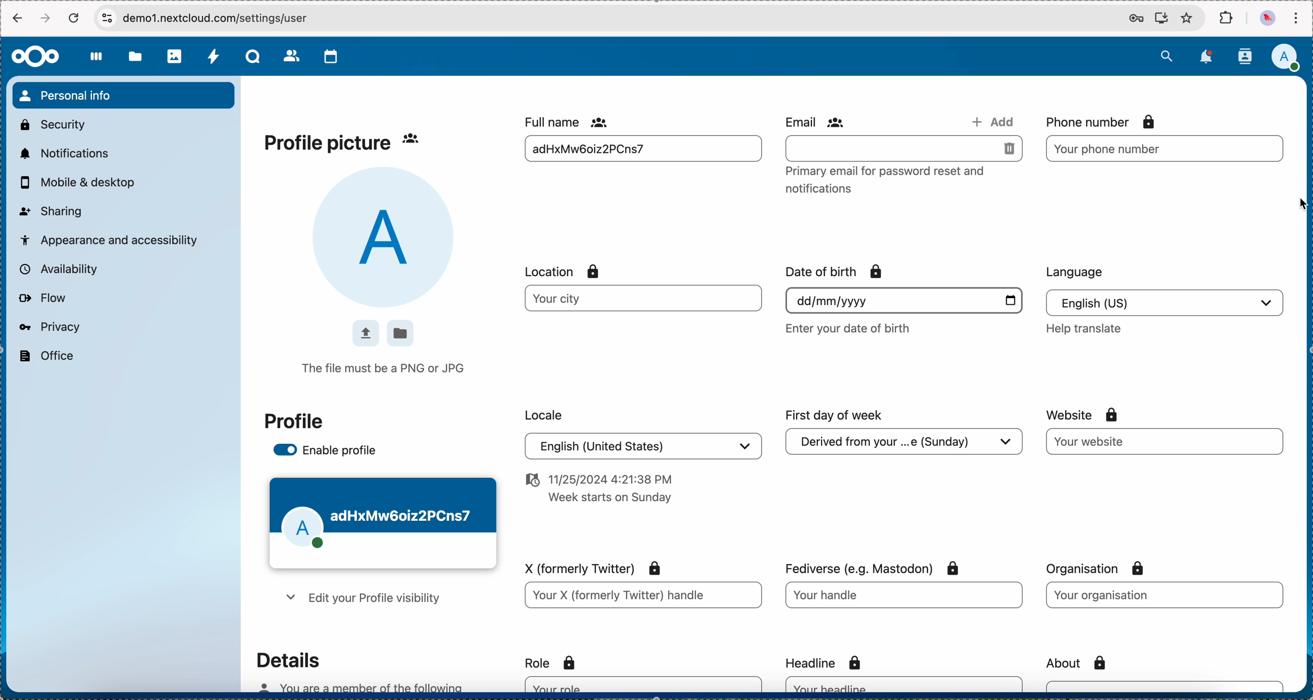  Describe the element at coordinates (1134, 19) in the screenshot. I see `passwords` at that location.